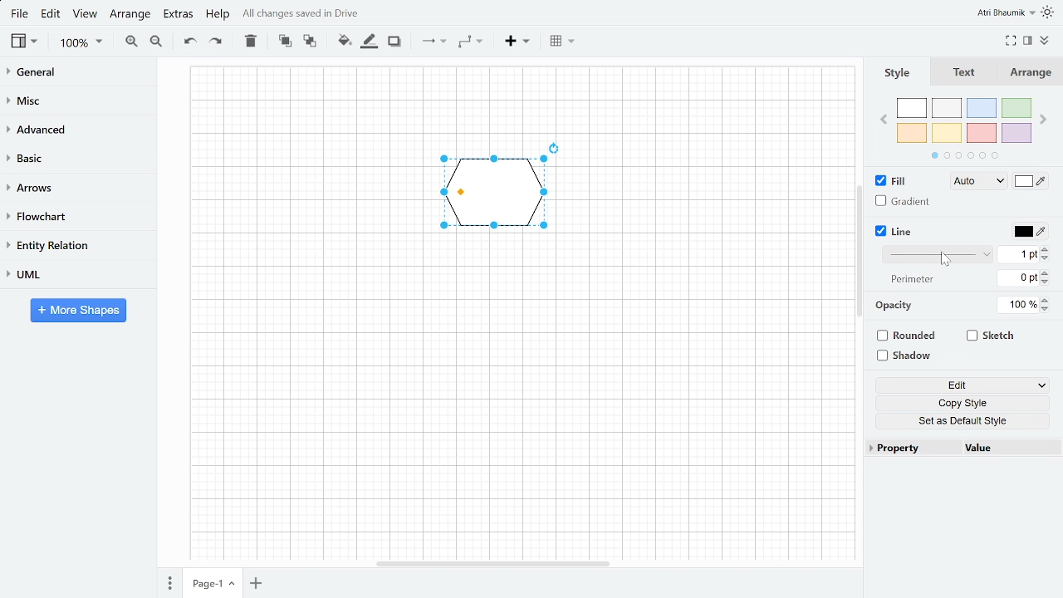 The image size is (1063, 598). What do you see at coordinates (156, 41) in the screenshot?
I see `Zoom out` at bounding box center [156, 41].